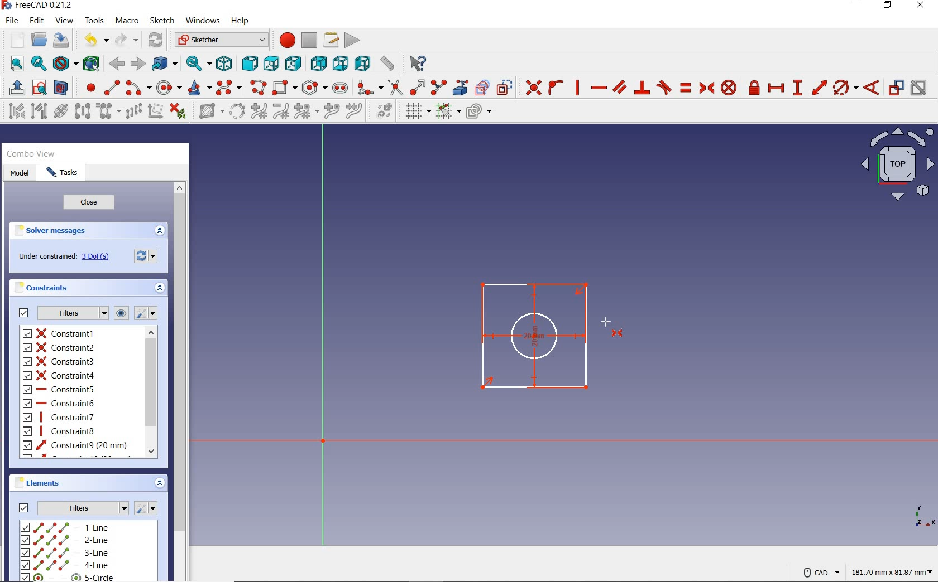 This screenshot has width=938, height=582. What do you see at coordinates (280, 110) in the screenshot?
I see `decrease B-spline degree` at bounding box center [280, 110].